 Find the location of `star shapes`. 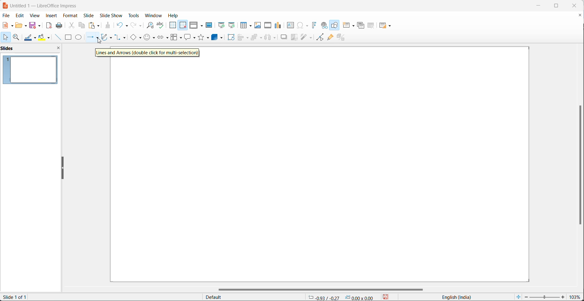

star shapes is located at coordinates (204, 37).